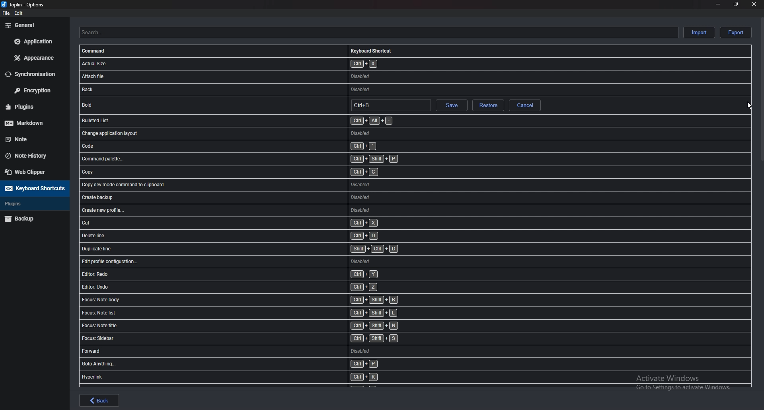 The image size is (764, 410). What do you see at coordinates (33, 172) in the screenshot?
I see `Web Clipper` at bounding box center [33, 172].